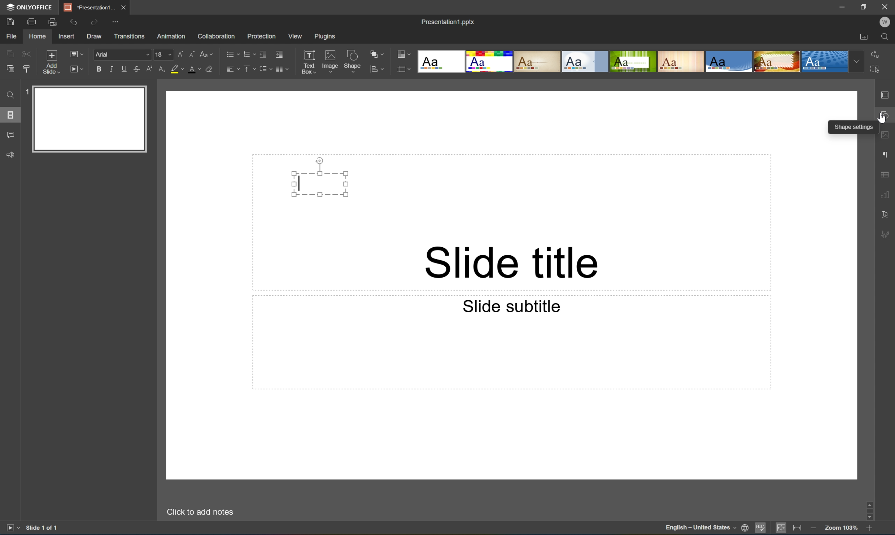 The height and width of the screenshot is (535, 895). I want to click on Vertical align, so click(248, 69).